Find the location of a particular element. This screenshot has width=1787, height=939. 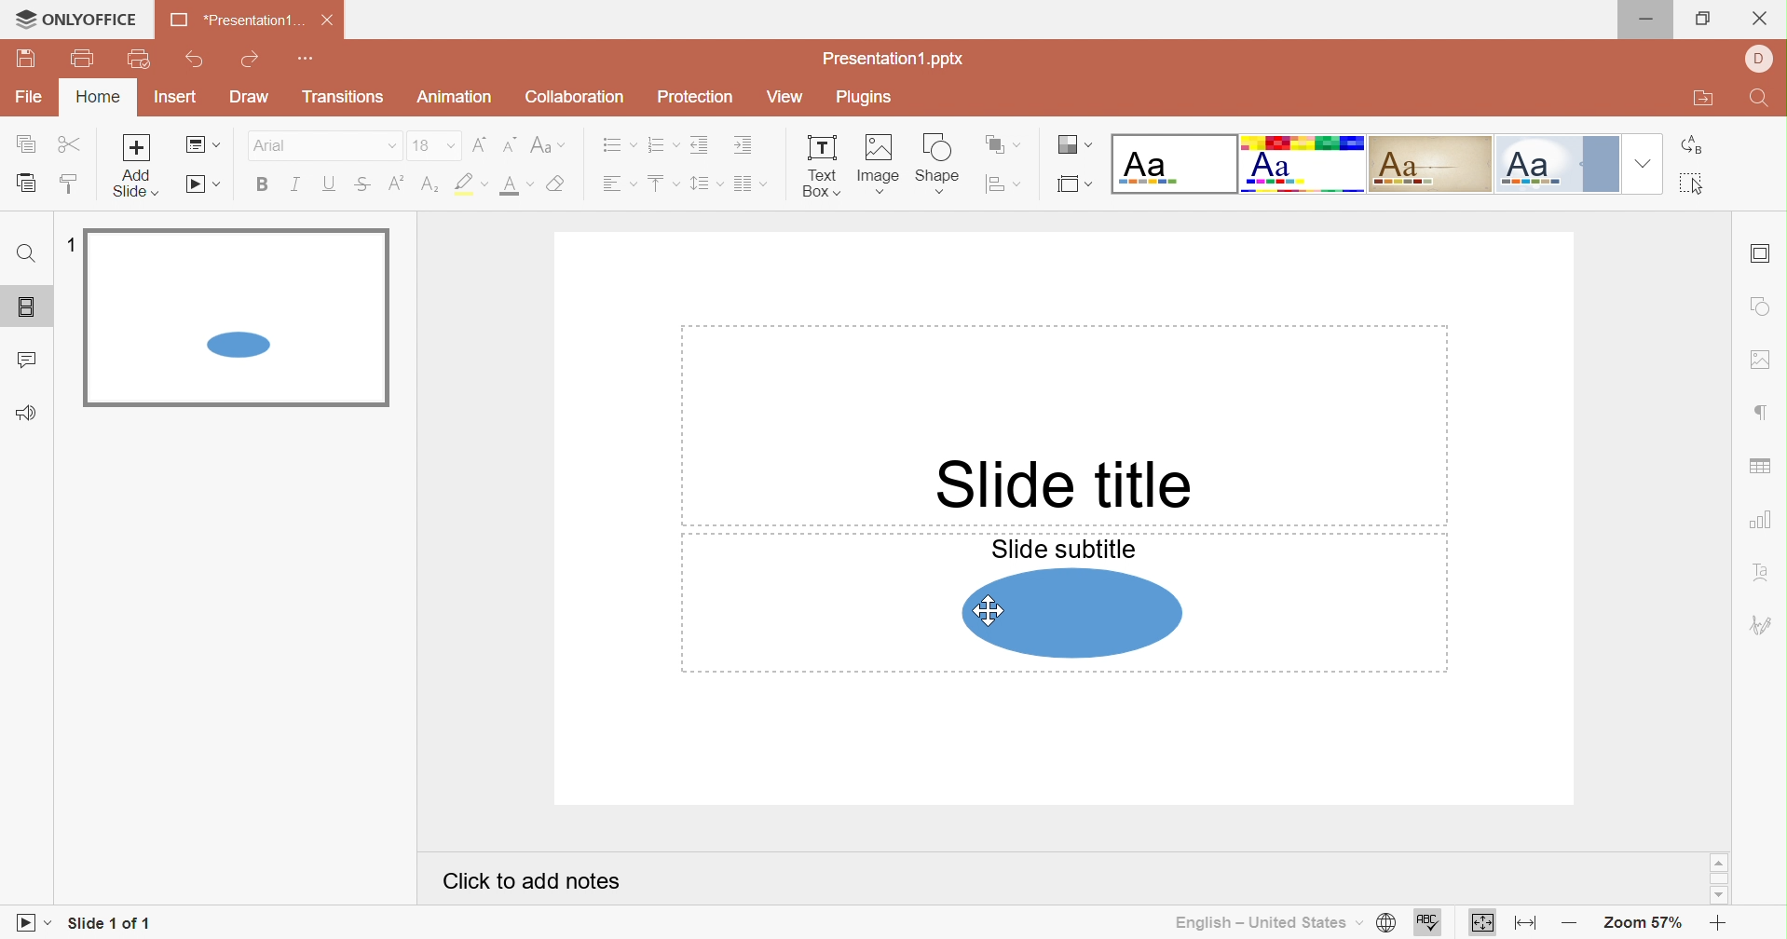

Italic is located at coordinates (296, 184).